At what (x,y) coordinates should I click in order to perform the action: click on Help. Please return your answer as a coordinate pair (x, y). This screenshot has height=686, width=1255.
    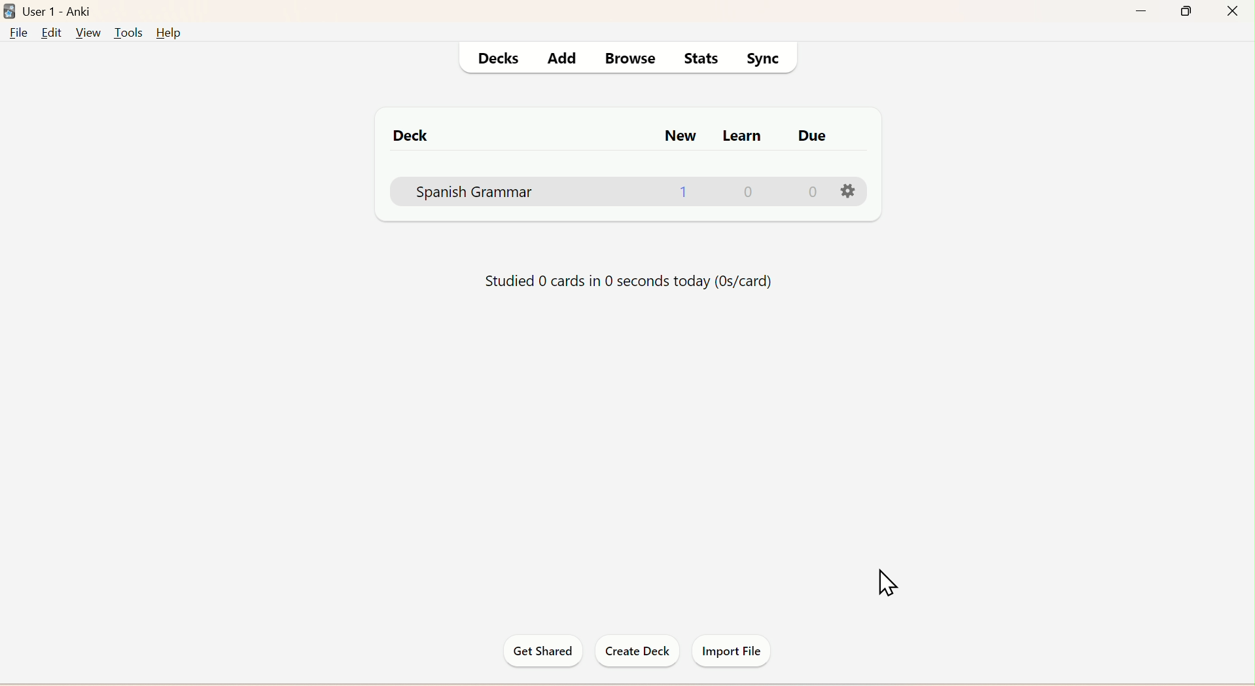
    Looking at the image, I should click on (168, 33).